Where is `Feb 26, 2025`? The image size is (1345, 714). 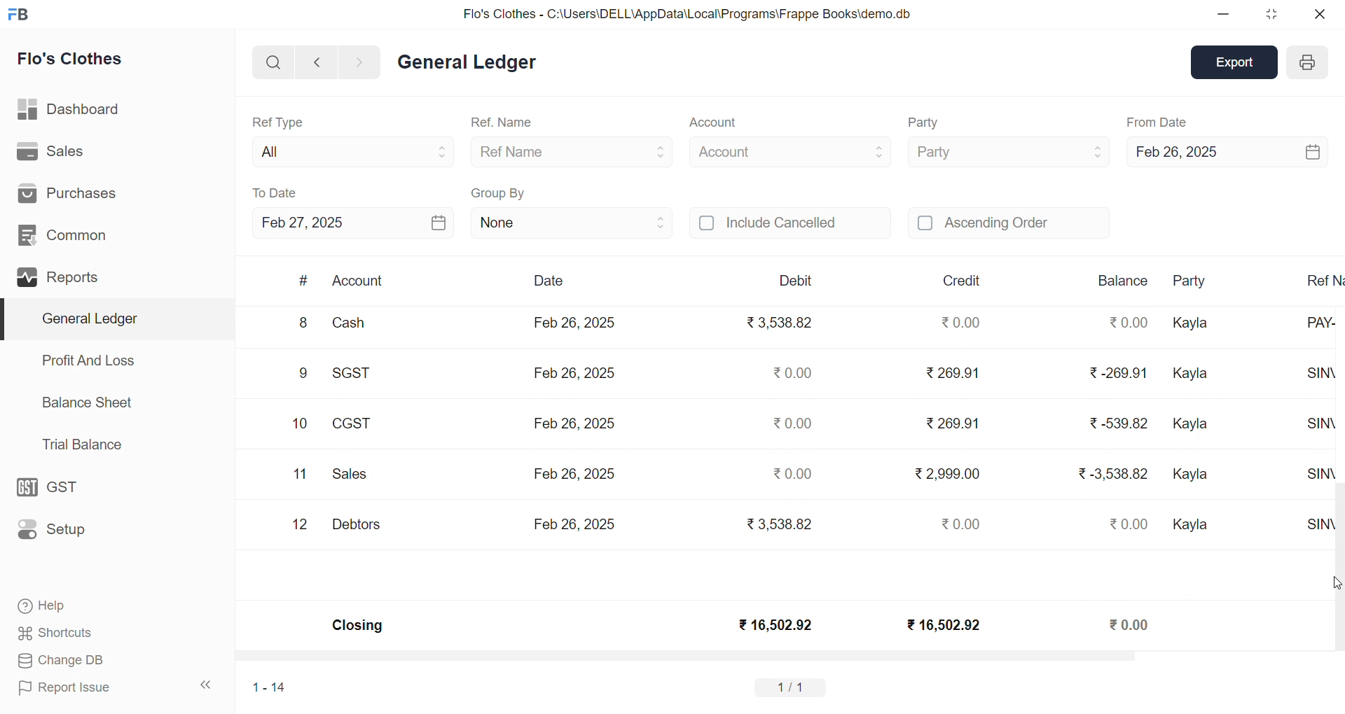
Feb 26, 2025 is located at coordinates (577, 371).